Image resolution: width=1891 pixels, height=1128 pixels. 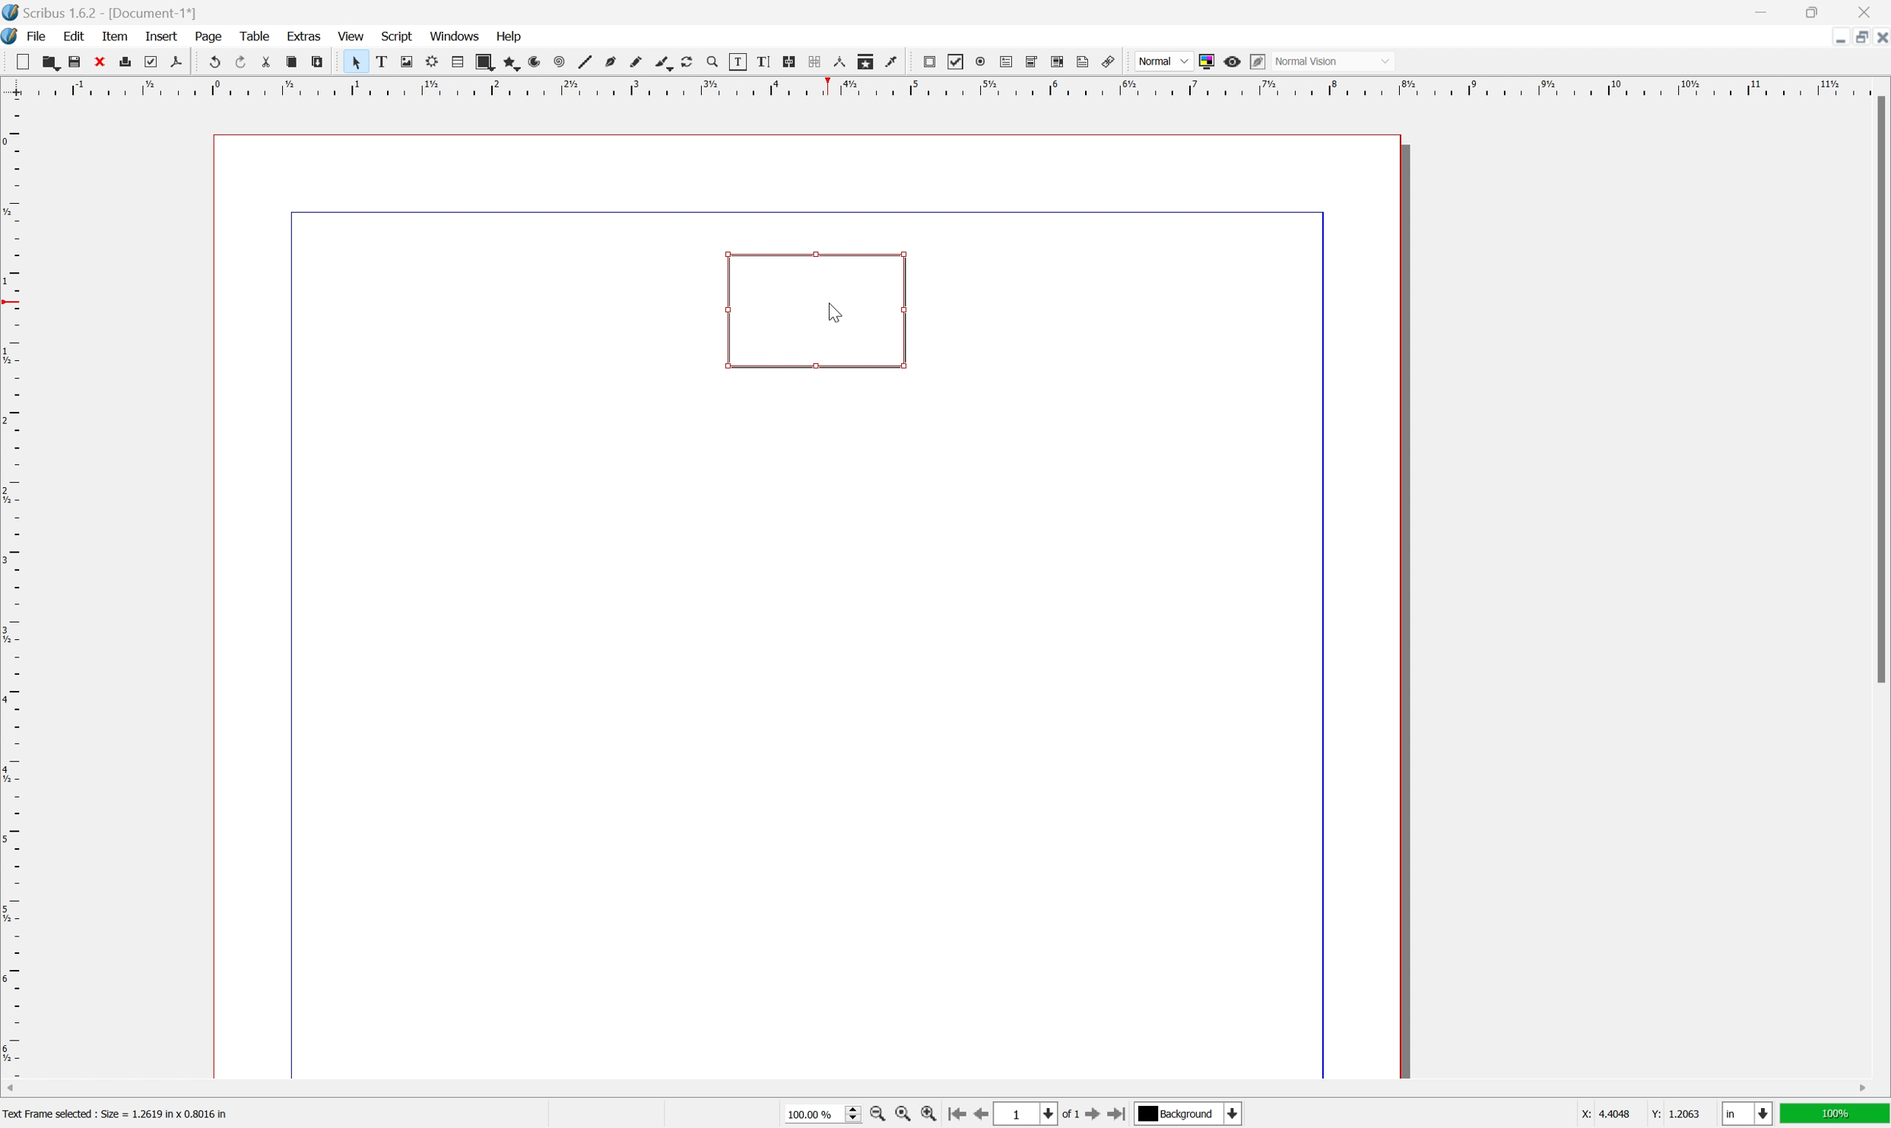 I want to click on file, so click(x=41, y=36).